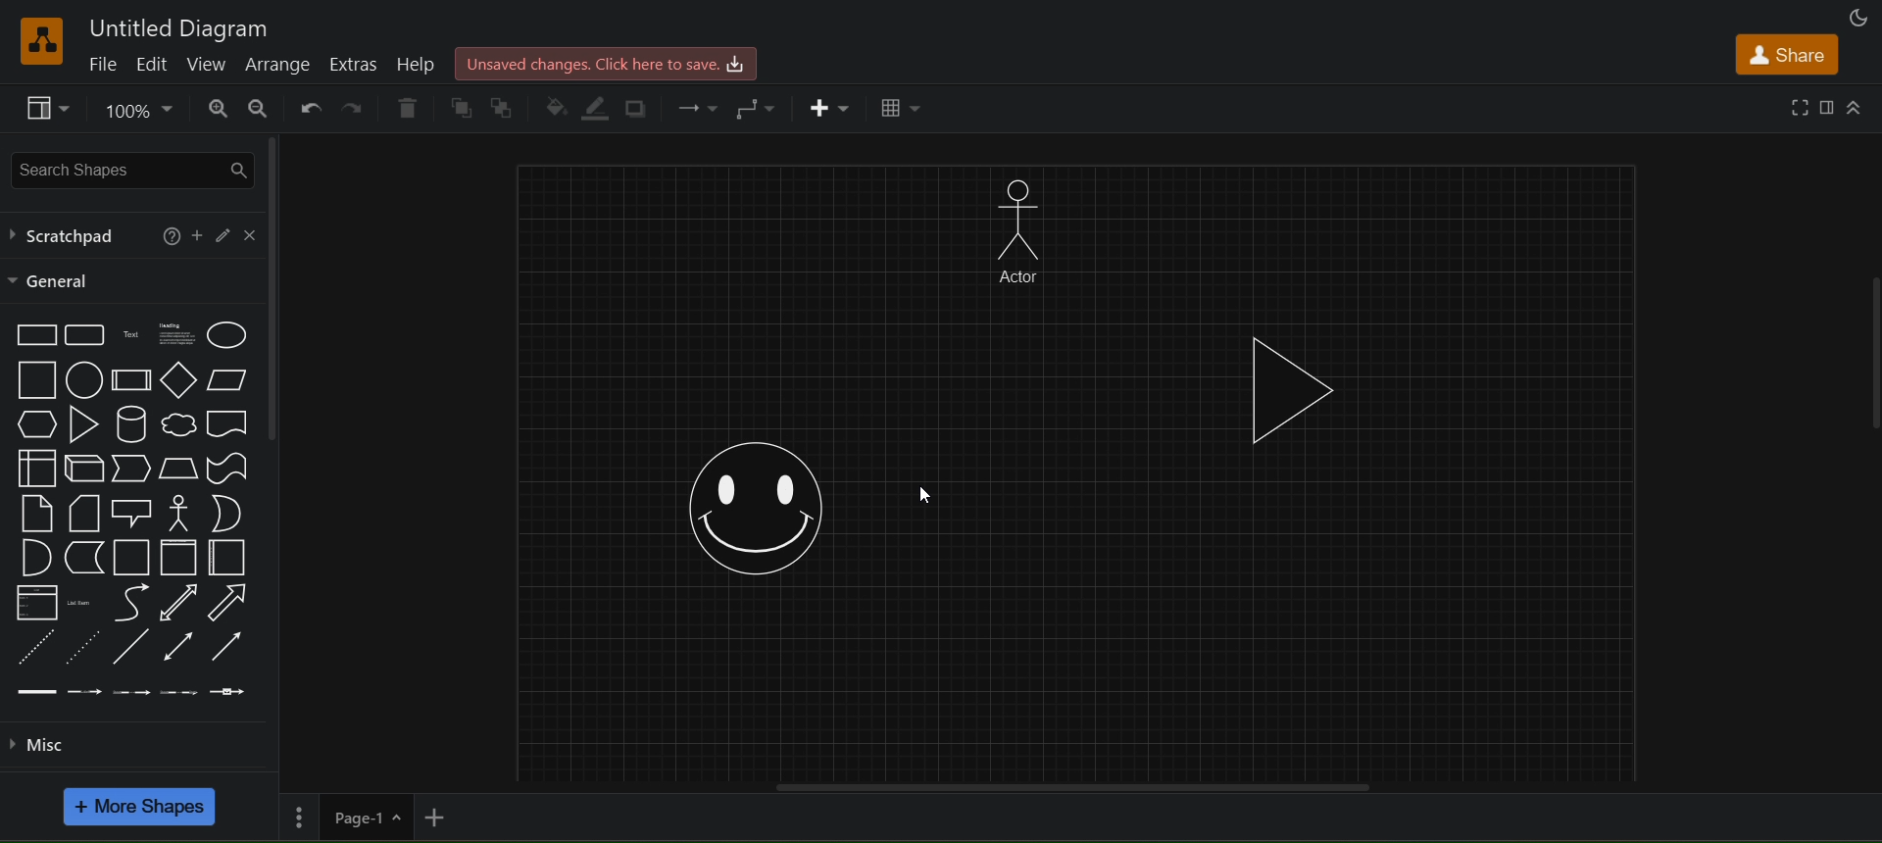 The width and height of the screenshot is (1882, 843). Describe the element at coordinates (927, 493) in the screenshot. I see `cursor` at that location.